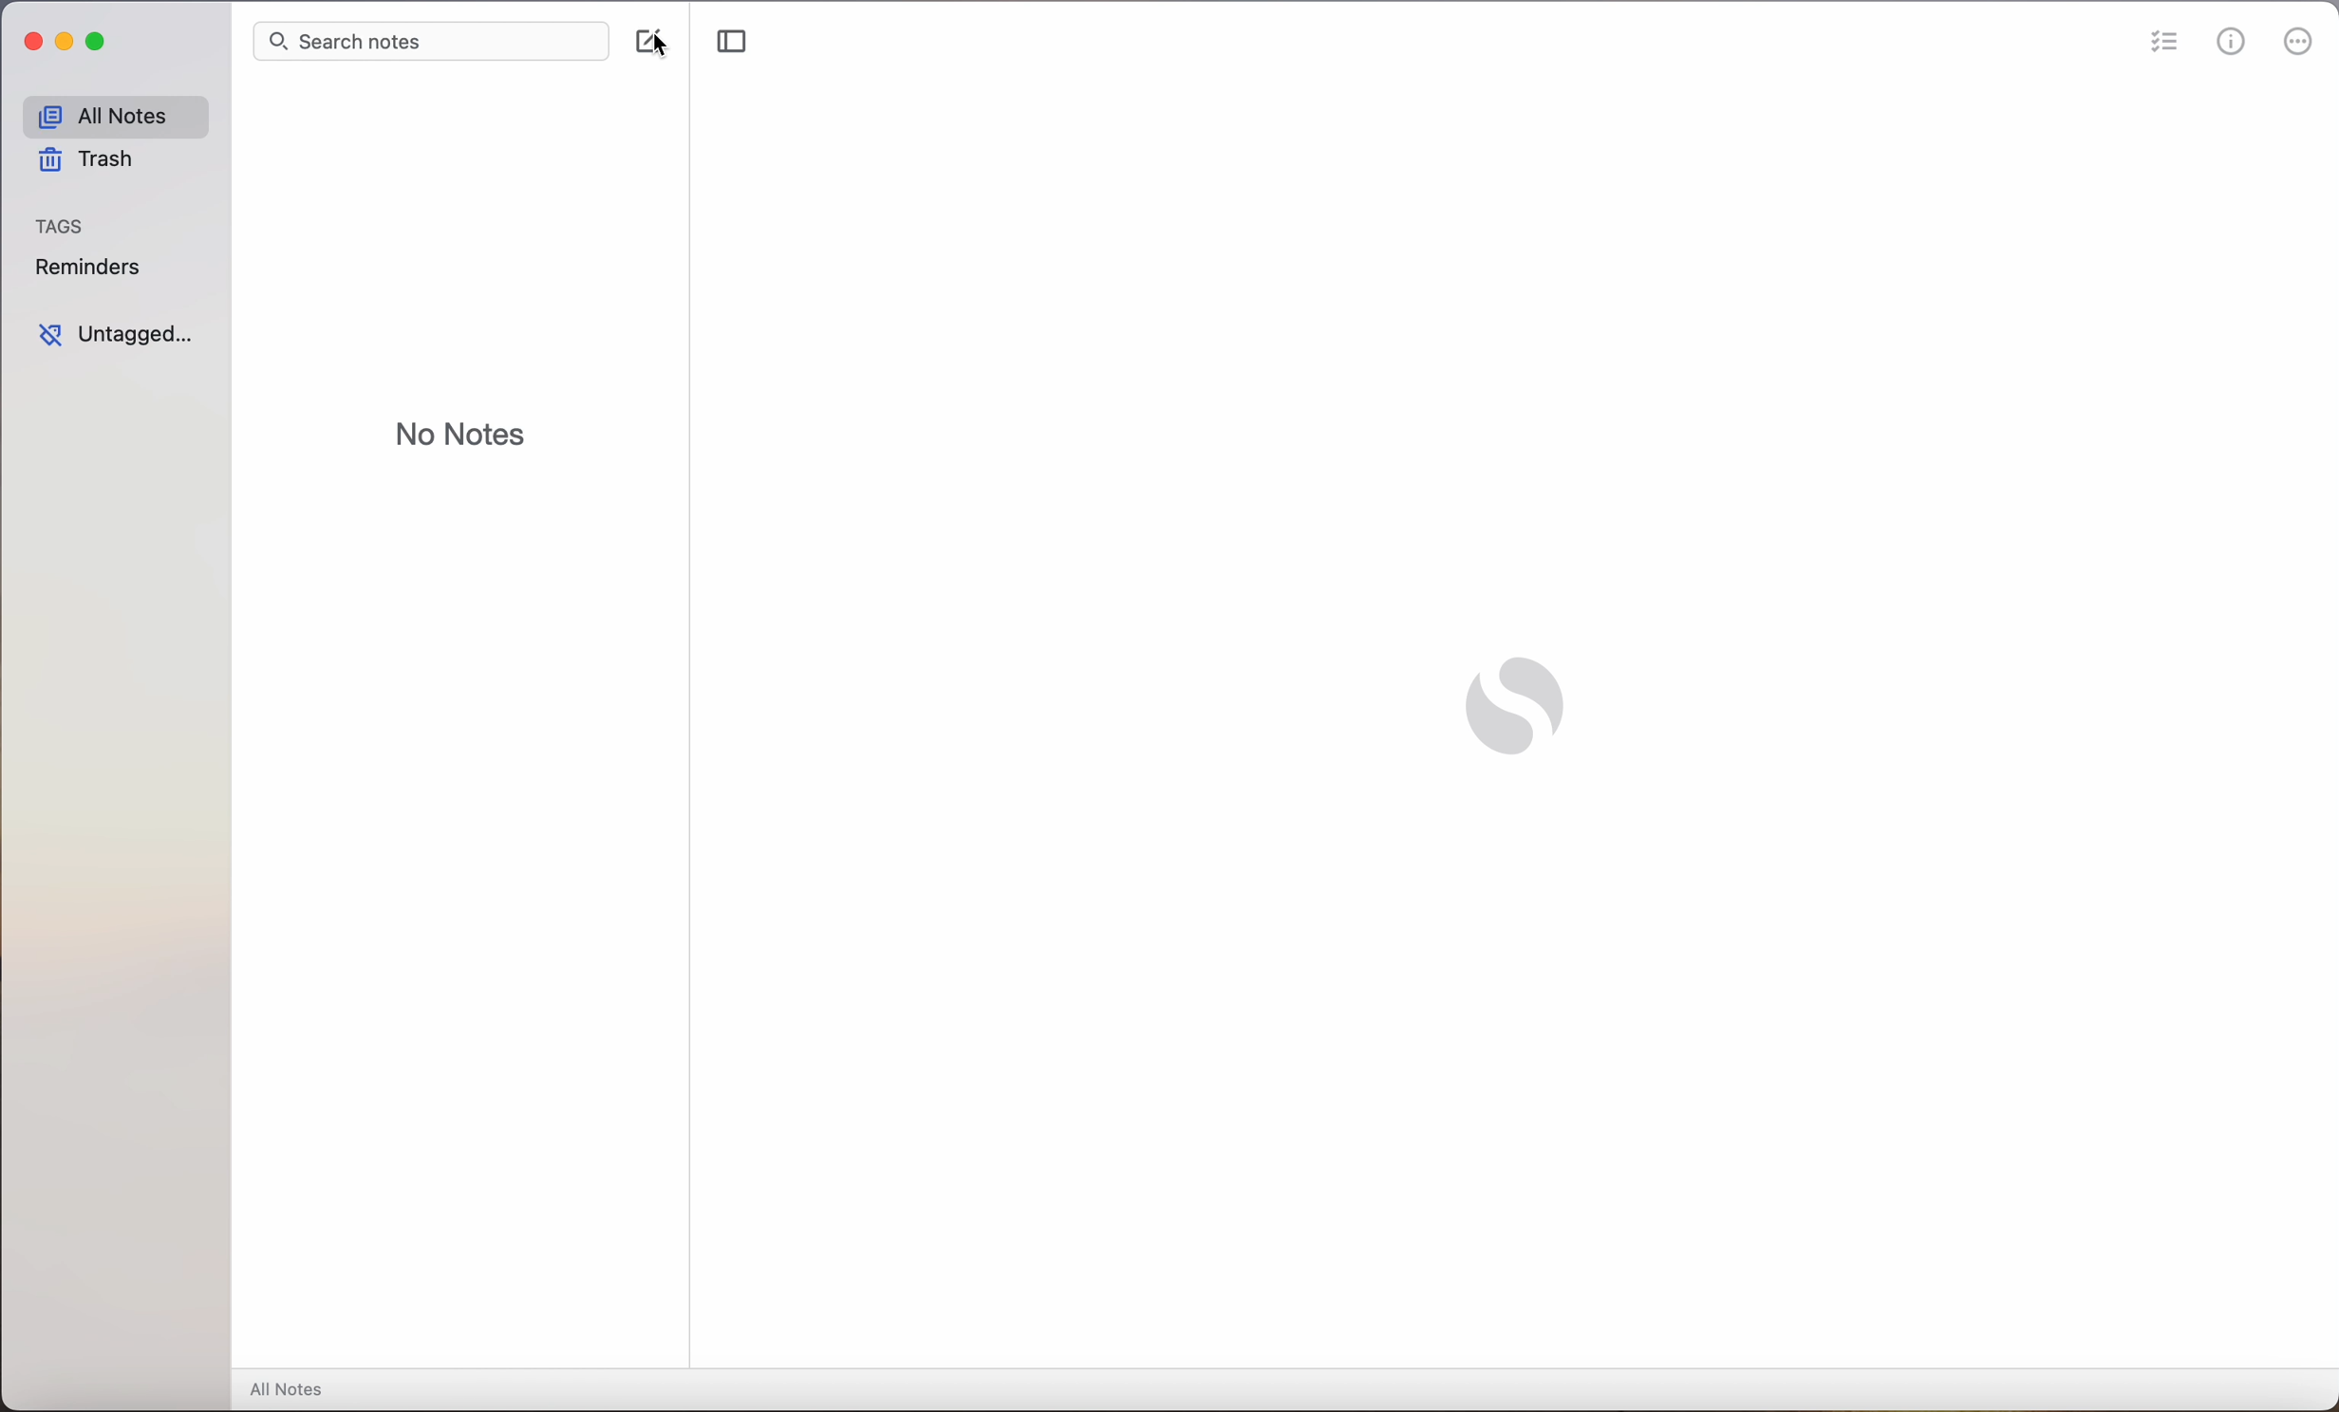 The image size is (2339, 1412). I want to click on Simplenote logo, so click(1513, 703).